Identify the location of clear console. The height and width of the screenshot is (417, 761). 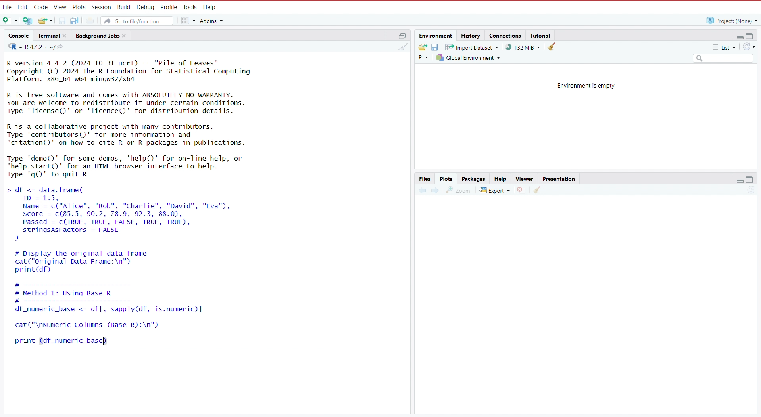
(402, 46).